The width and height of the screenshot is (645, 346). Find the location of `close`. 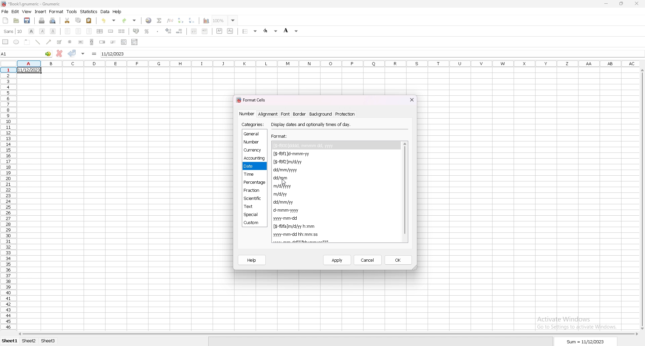

close is located at coordinates (412, 99).